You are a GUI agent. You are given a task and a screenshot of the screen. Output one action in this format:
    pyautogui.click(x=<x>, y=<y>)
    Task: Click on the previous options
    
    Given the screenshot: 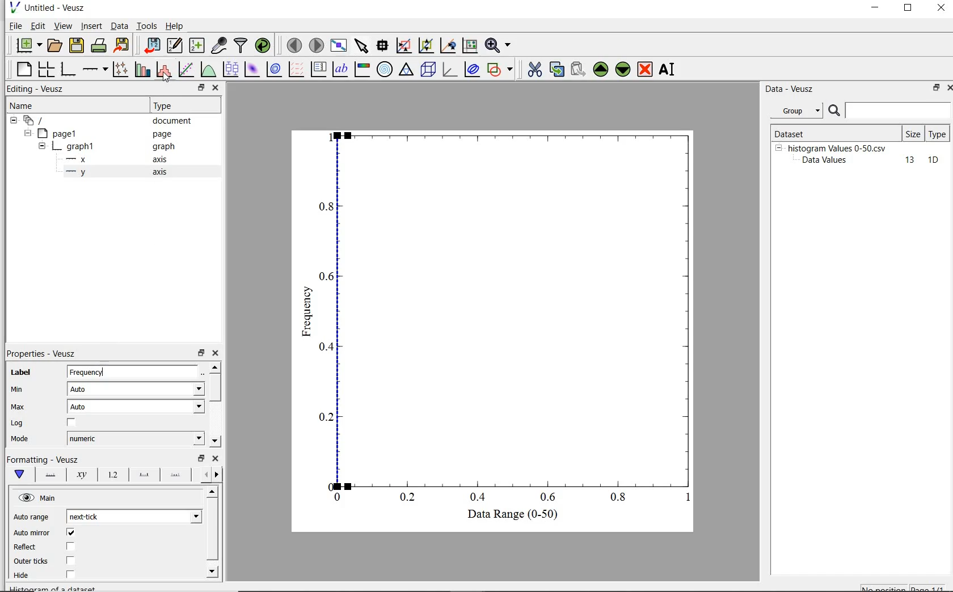 What is the action you would take?
    pyautogui.click(x=204, y=475)
    